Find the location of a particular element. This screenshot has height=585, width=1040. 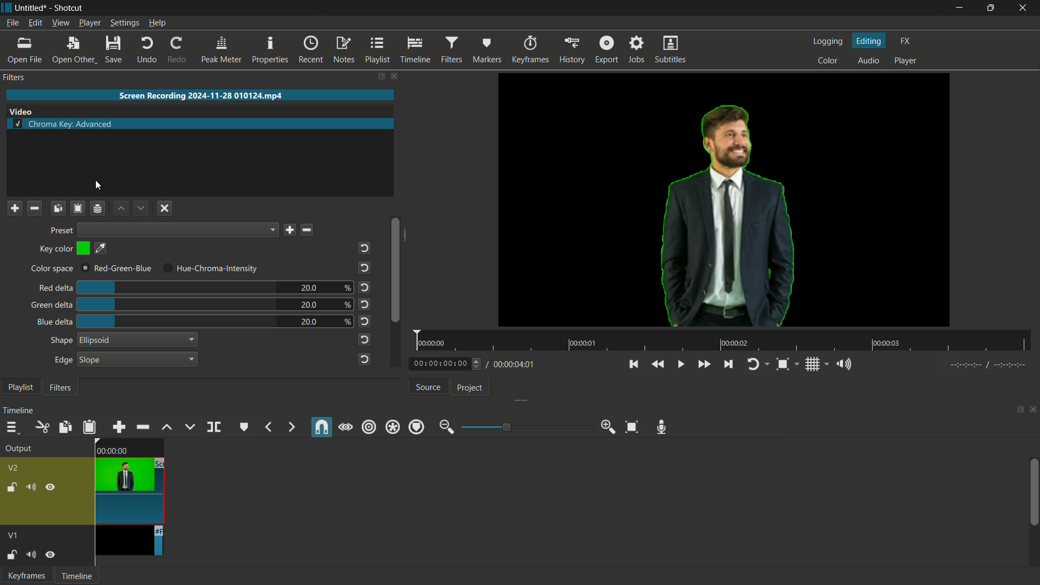

quickly play forward is located at coordinates (704, 365).